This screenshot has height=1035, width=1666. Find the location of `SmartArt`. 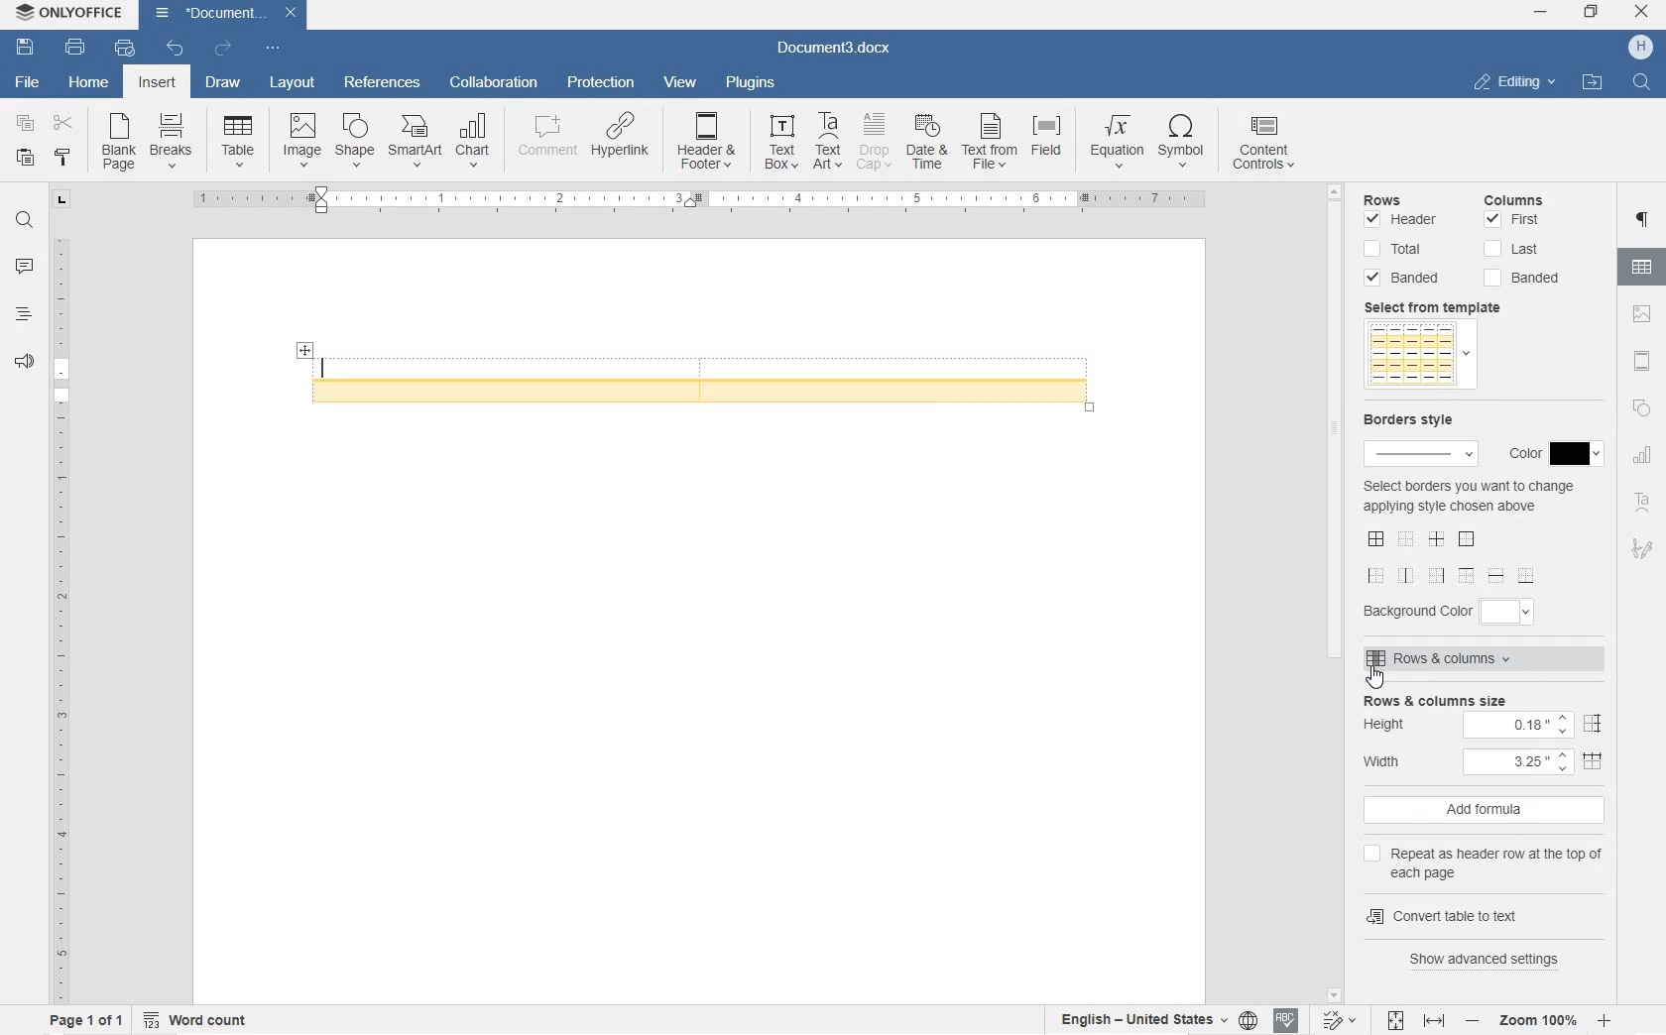

SmartArt is located at coordinates (414, 143).